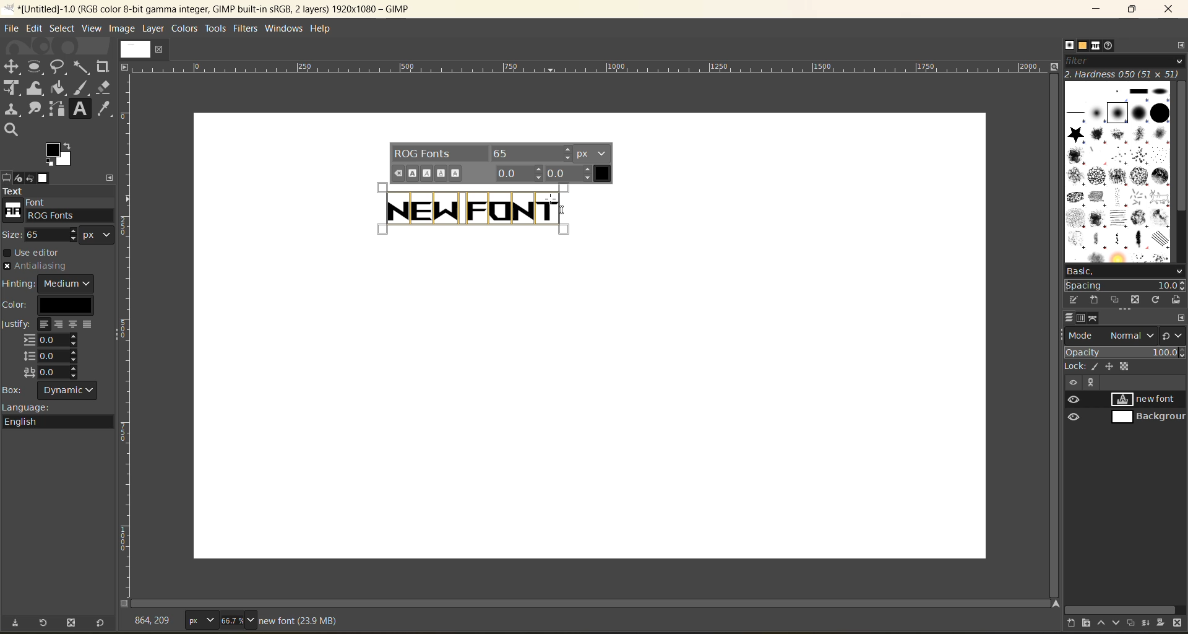 This screenshot has width=1188, height=634. What do you see at coordinates (1174, 336) in the screenshot?
I see `switch to another group of modes` at bounding box center [1174, 336].